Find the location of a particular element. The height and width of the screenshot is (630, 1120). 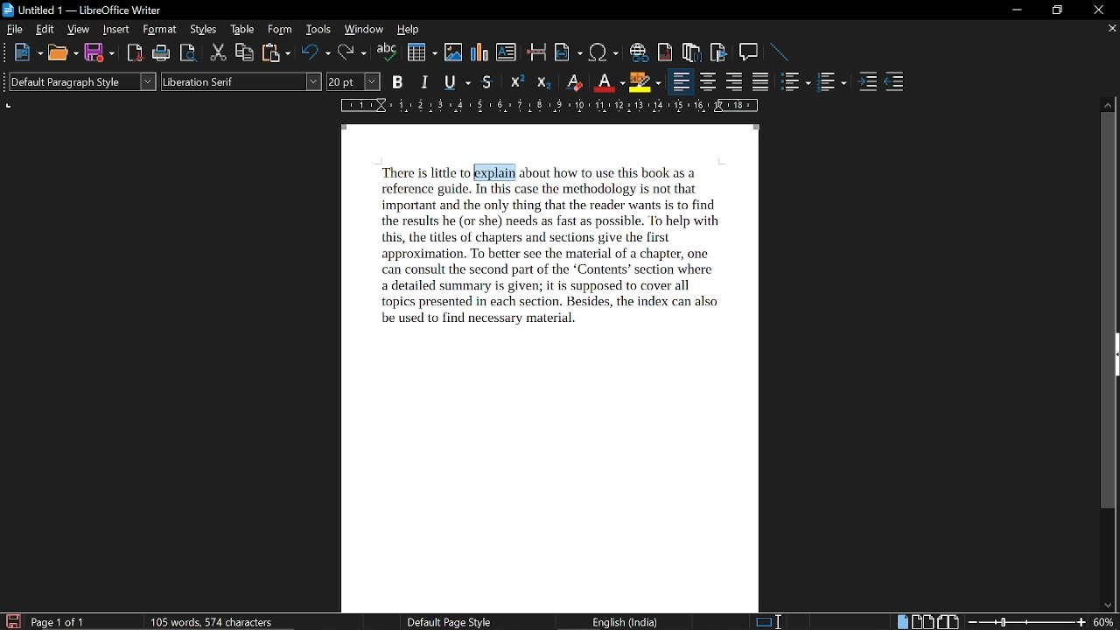

format is located at coordinates (161, 31).